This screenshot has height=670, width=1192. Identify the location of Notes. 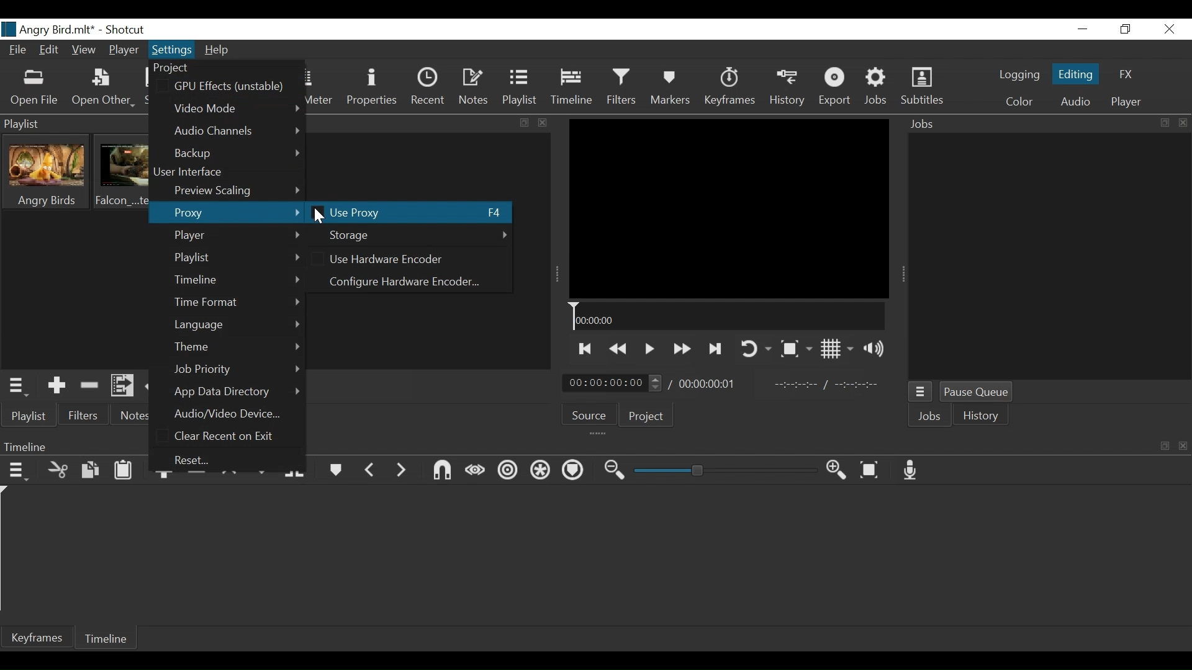
(137, 414).